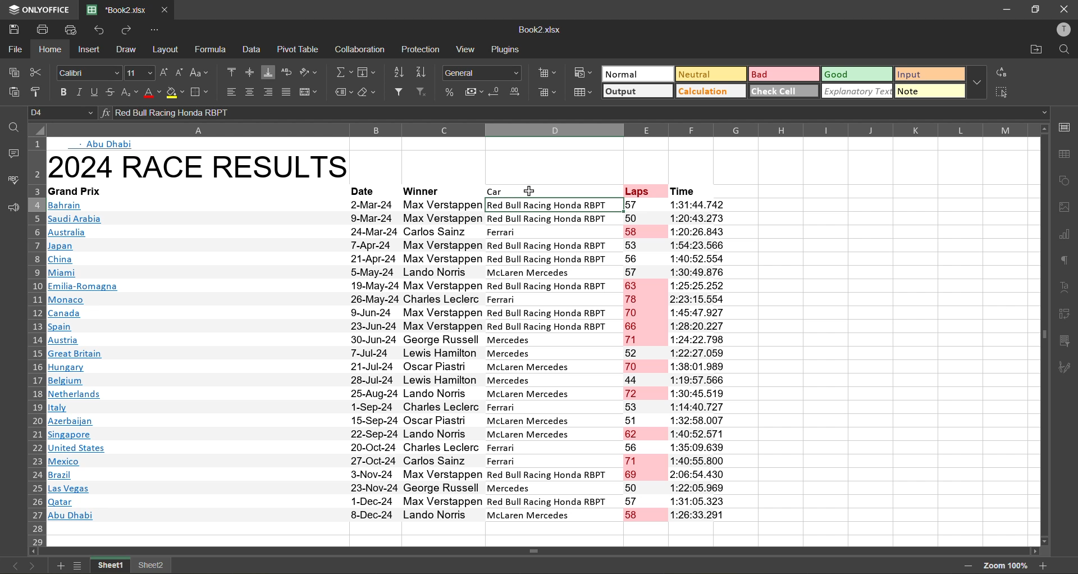 This screenshot has width=1078, height=574. Describe the element at coordinates (569, 113) in the screenshot. I see `formula bar` at that location.